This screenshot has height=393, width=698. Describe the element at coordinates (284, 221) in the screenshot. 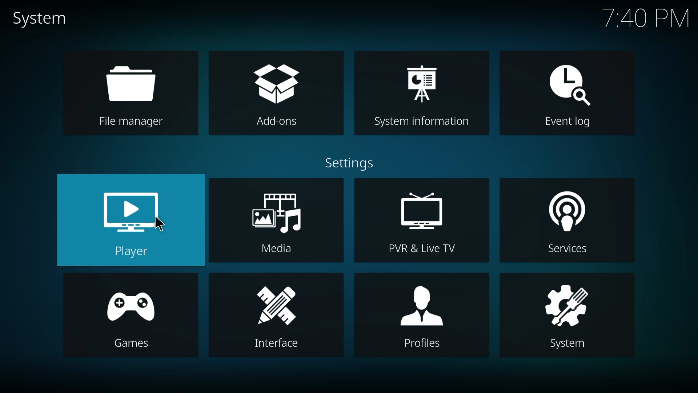

I see `media` at that location.